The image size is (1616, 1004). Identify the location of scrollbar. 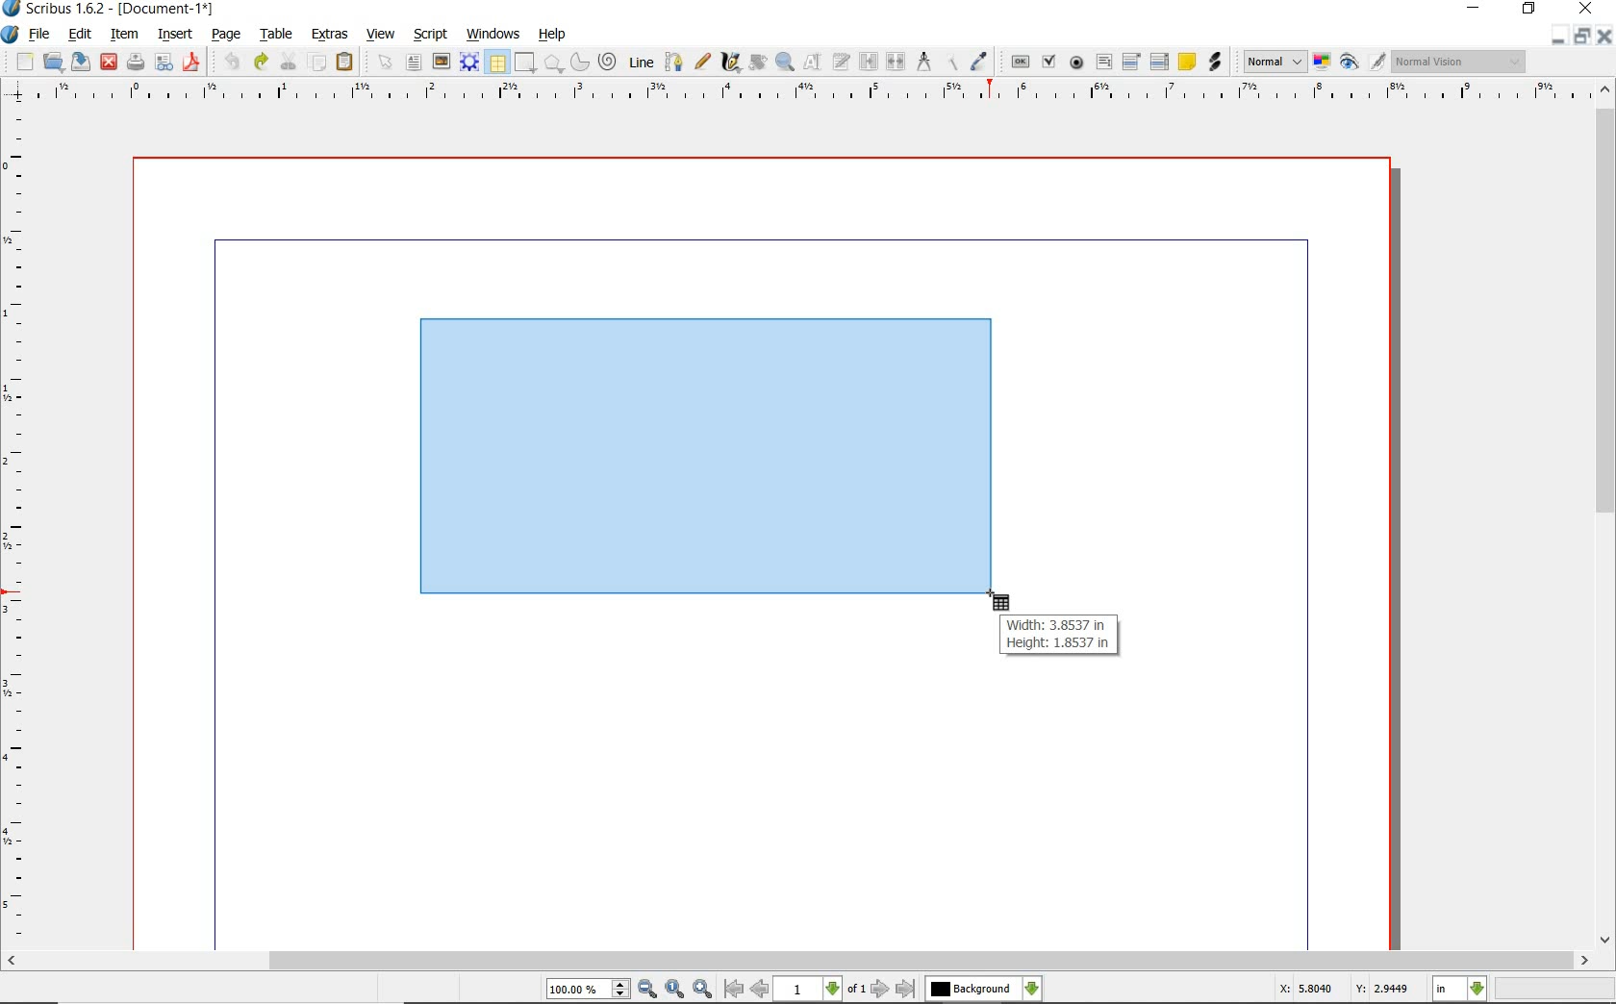
(1604, 516).